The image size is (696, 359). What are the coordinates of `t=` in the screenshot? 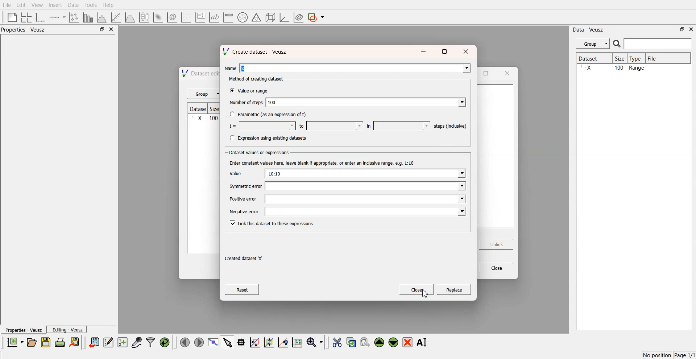 It's located at (232, 126).